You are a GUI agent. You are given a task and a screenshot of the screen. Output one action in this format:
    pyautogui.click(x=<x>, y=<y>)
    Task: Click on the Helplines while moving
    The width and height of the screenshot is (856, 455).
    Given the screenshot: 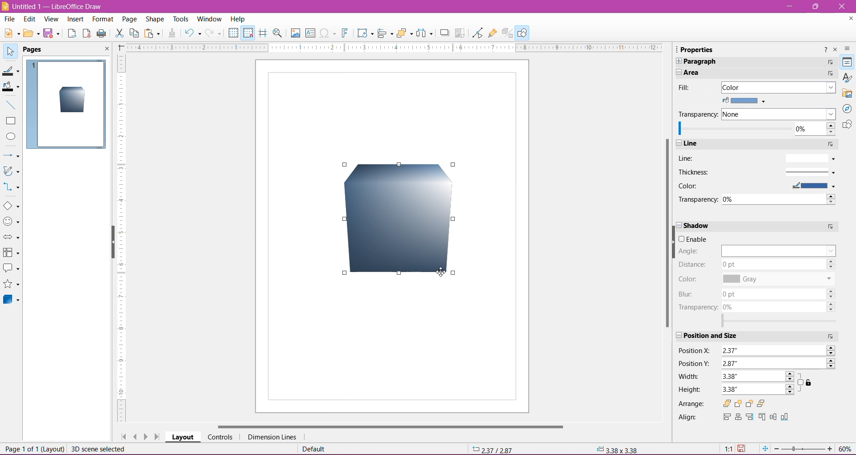 What is the action you would take?
    pyautogui.click(x=263, y=33)
    